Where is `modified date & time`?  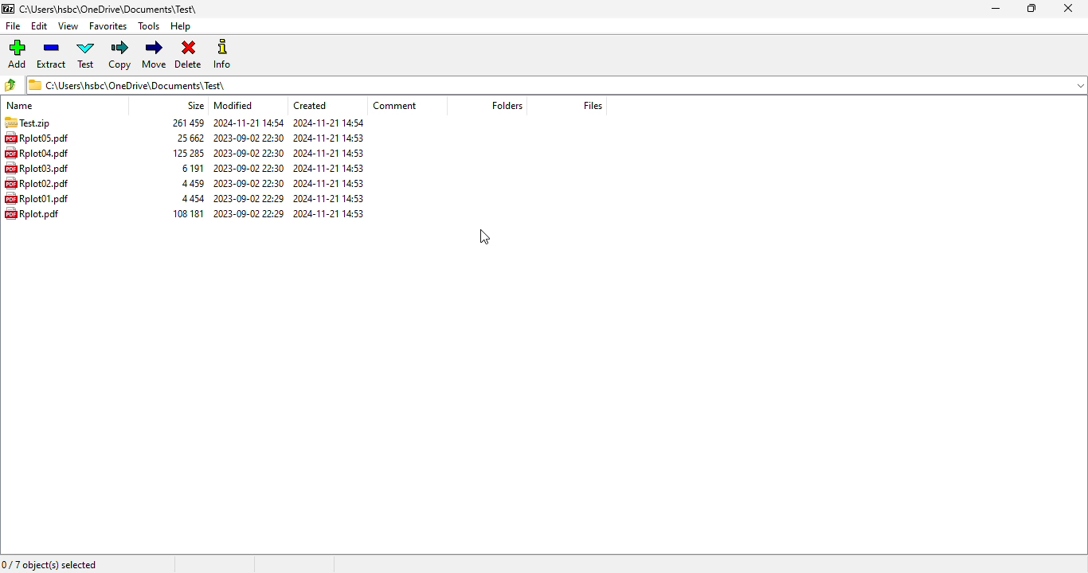 modified date & time is located at coordinates (250, 138).